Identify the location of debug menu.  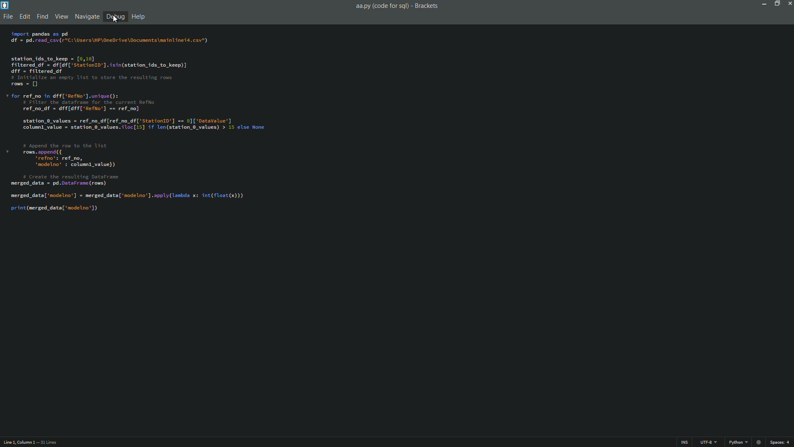
(114, 17).